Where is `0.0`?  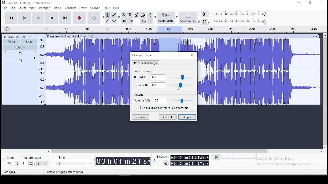 0.0 is located at coordinates (160, 101).